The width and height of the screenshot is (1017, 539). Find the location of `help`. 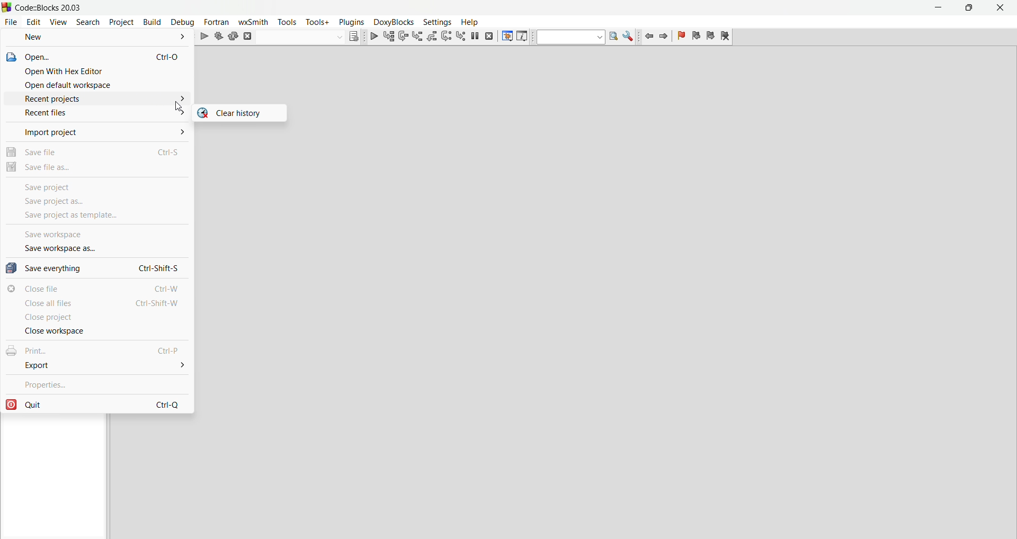

help is located at coordinates (468, 21).